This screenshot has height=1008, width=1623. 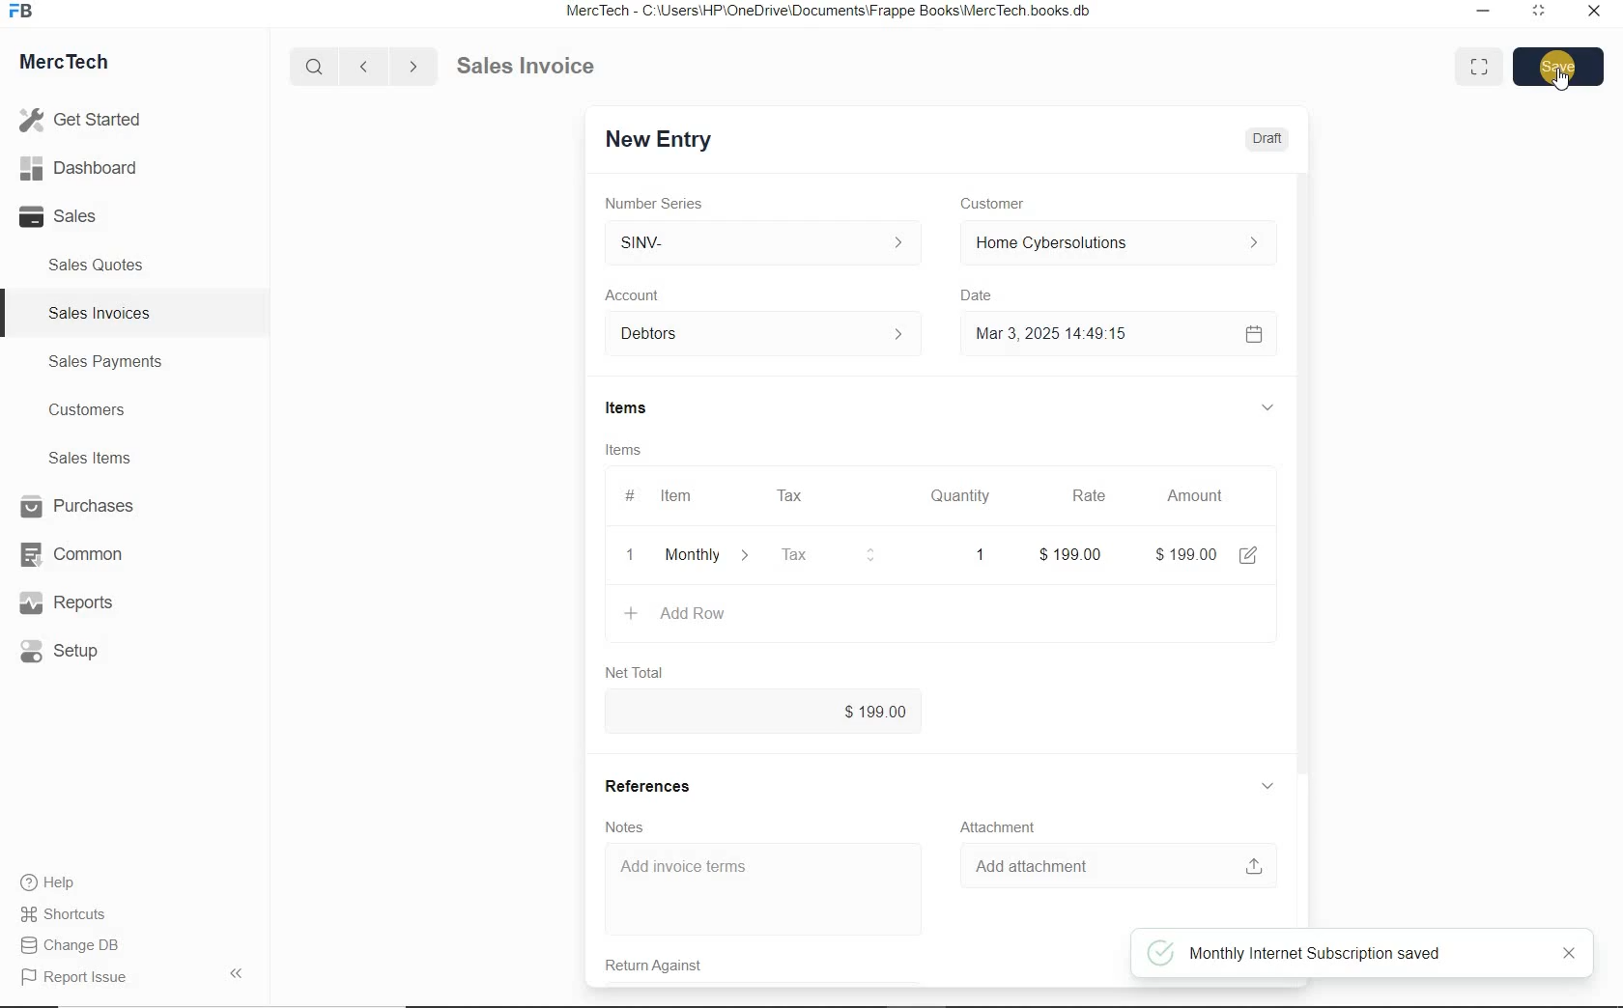 What do you see at coordinates (831, 12) in the screenshot?
I see `MercTech - C:\Users\HP\OneDrive\Documents\Frappe Books\MercTech books db` at bounding box center [831, 12].